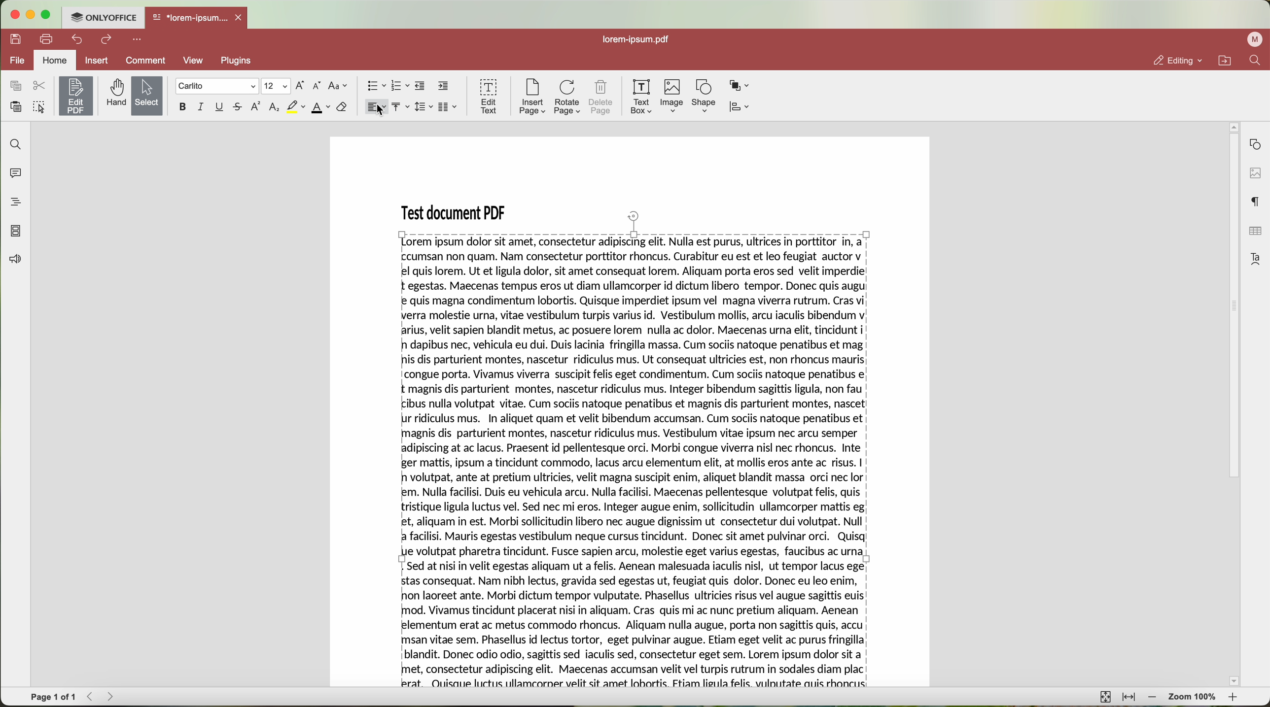 The image size is (1270, 707). Describe the element at coordinates (296, 107) in the screenshot. I see `highlight color` at that location.